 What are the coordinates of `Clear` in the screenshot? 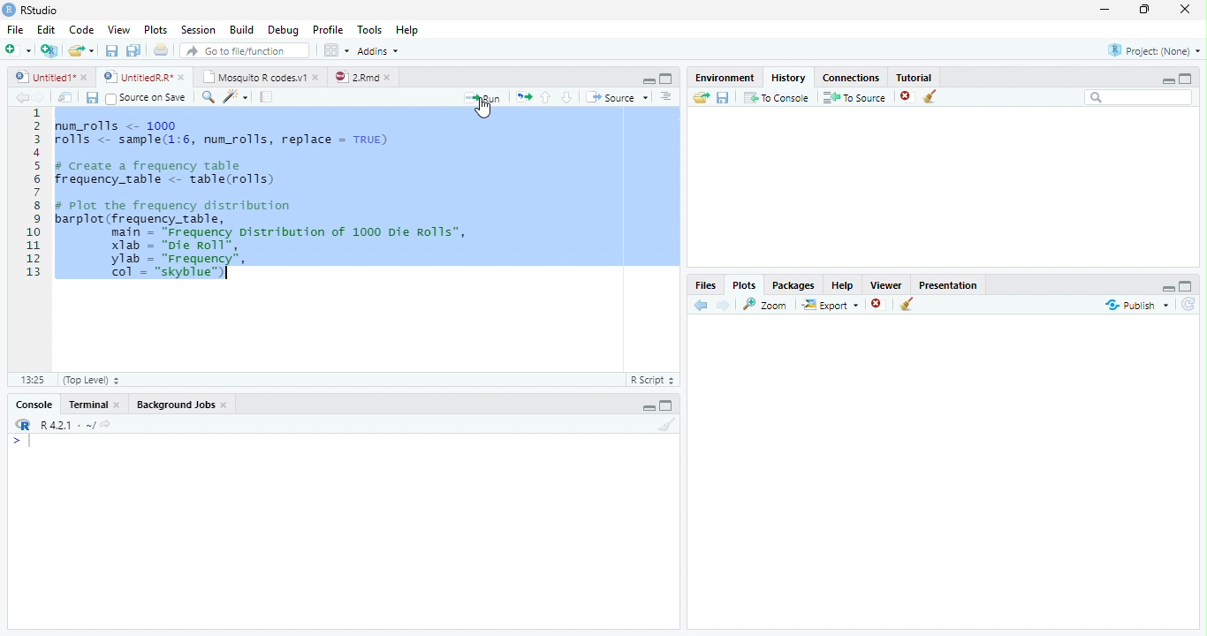 It's located at (907, 304).